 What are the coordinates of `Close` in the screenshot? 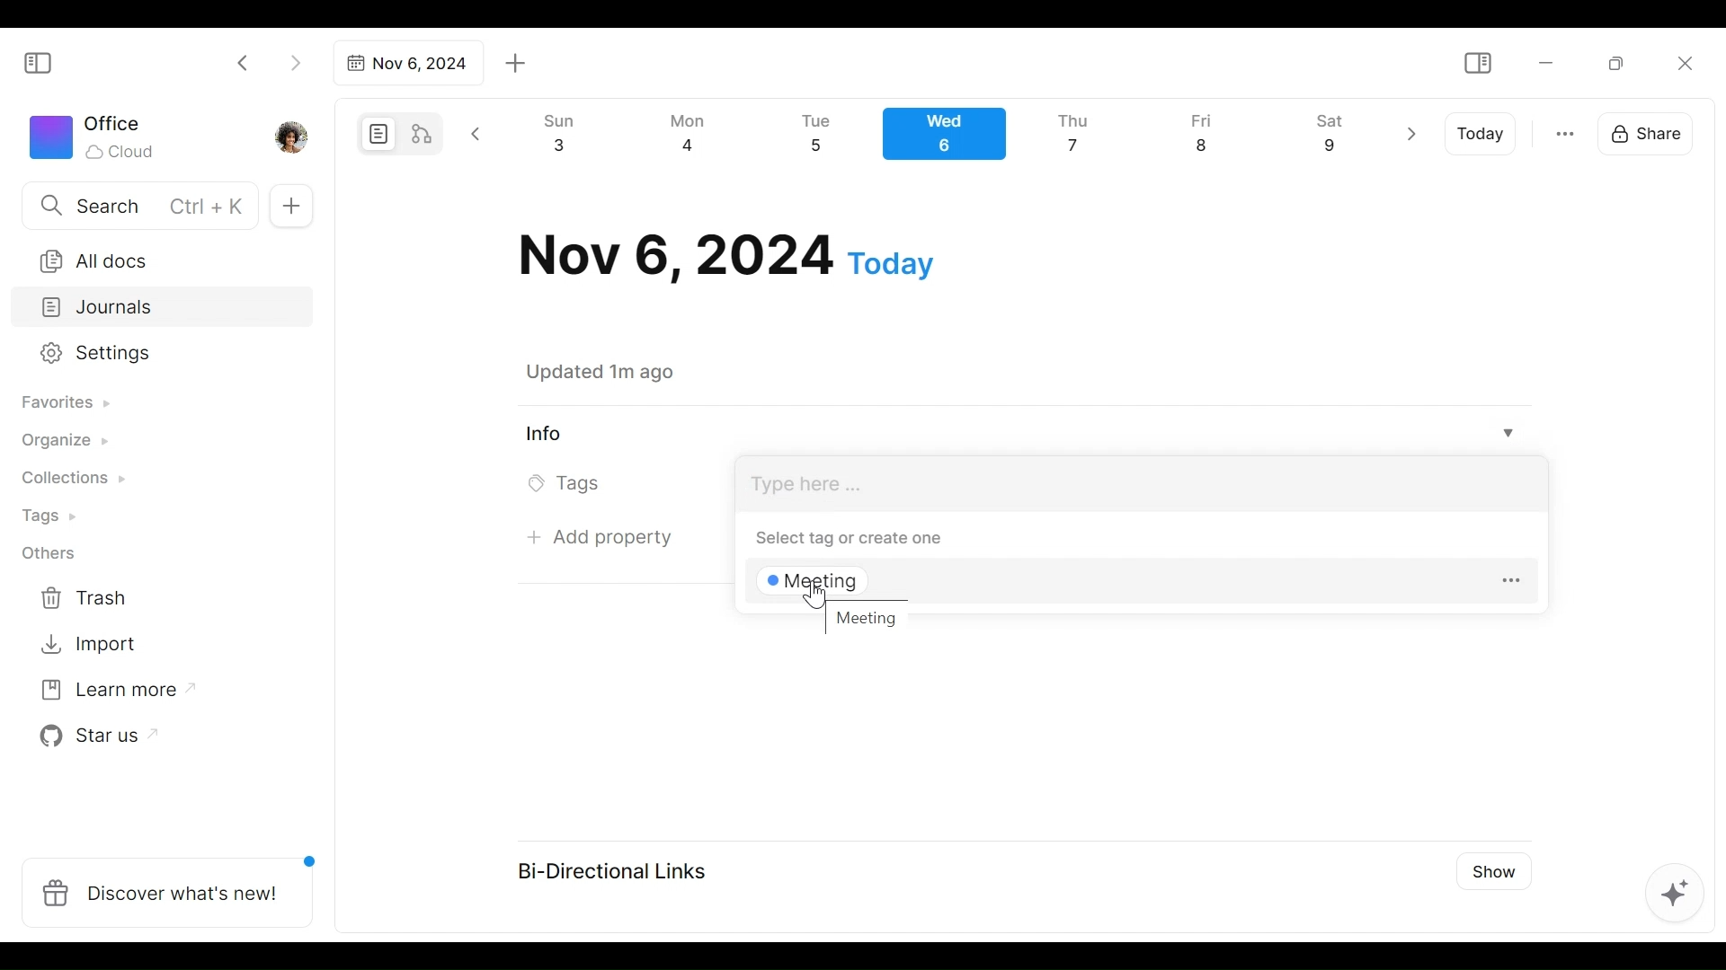 It's located at (1684, 63).